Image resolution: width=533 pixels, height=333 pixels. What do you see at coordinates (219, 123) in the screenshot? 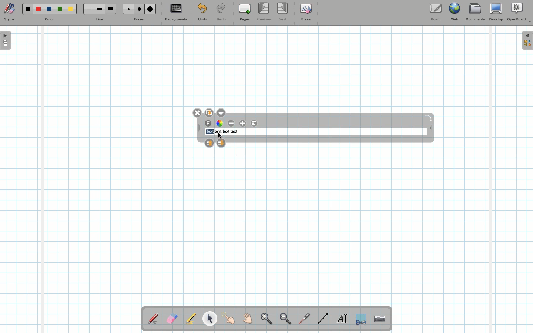
I see `Color wheel` at bounding box center [219, 123].